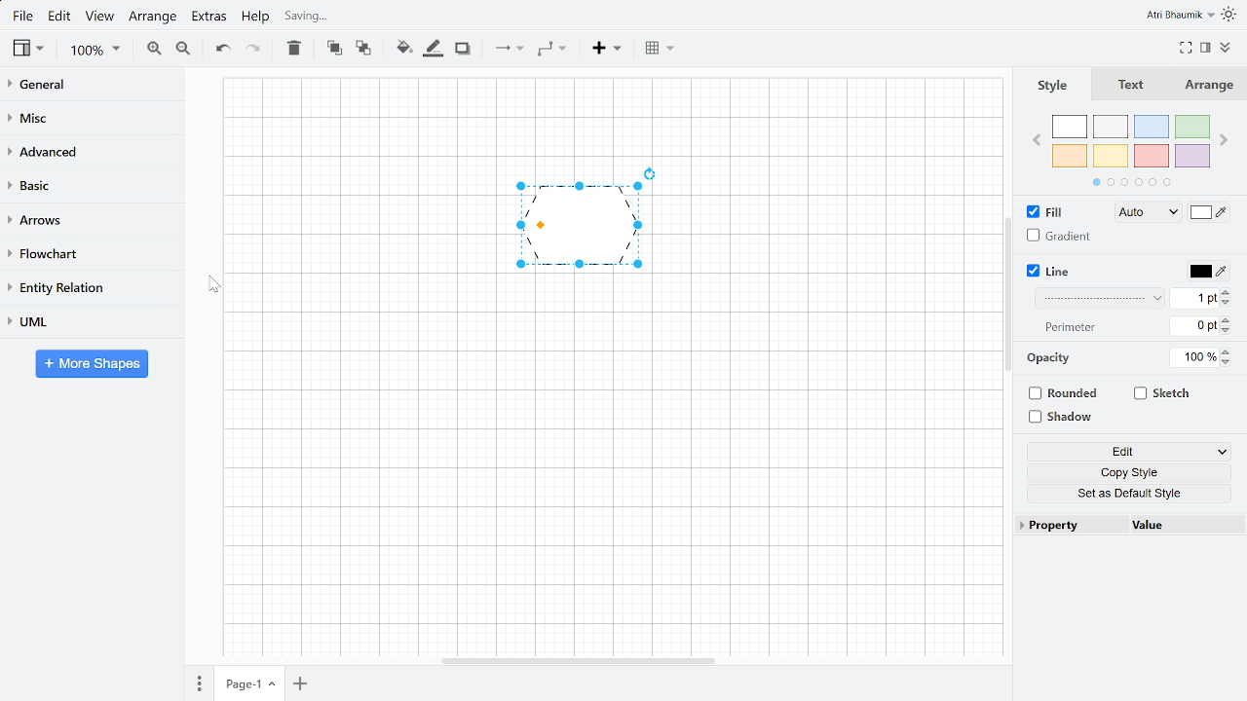  Describe the element at coordinates (1007, 294) in the screenshot. I see `` at that location.